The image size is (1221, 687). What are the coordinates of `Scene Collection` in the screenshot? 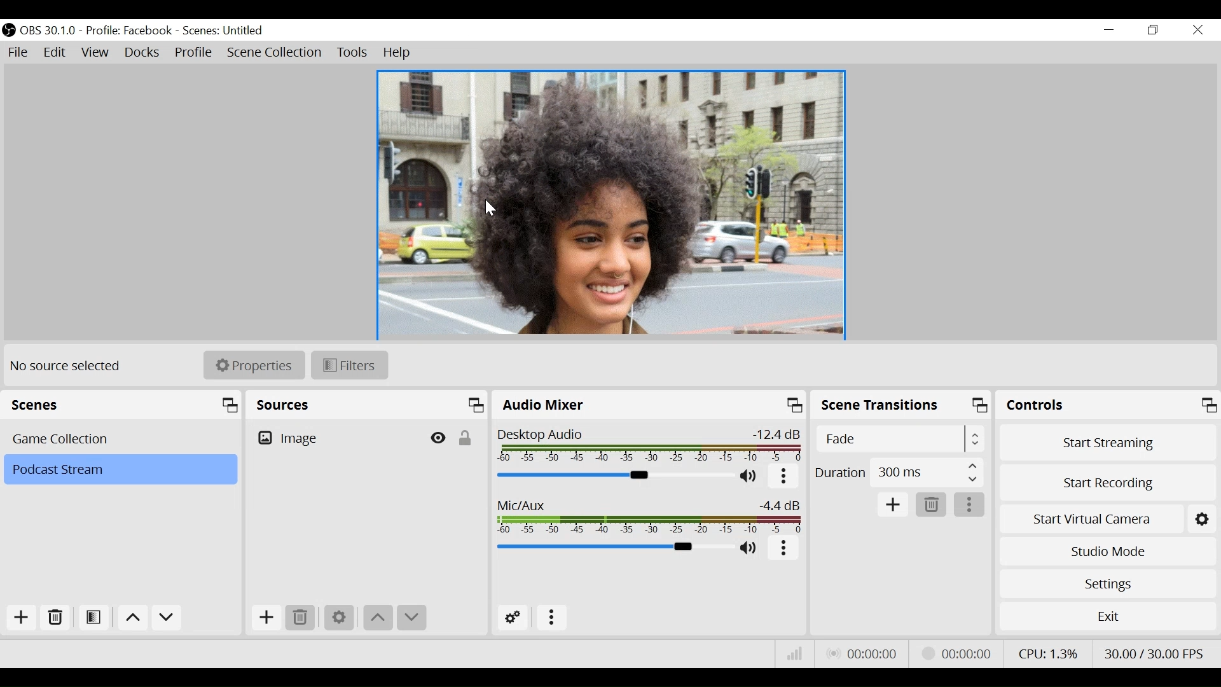 It's located at (277, 54).